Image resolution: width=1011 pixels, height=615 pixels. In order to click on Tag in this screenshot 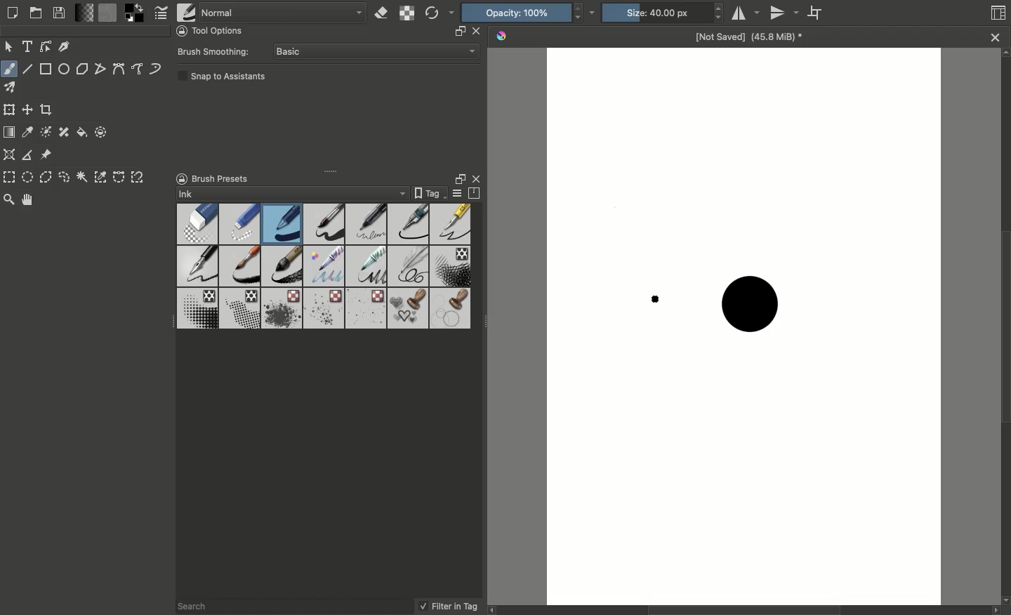, I will do `click(429, 194)`.